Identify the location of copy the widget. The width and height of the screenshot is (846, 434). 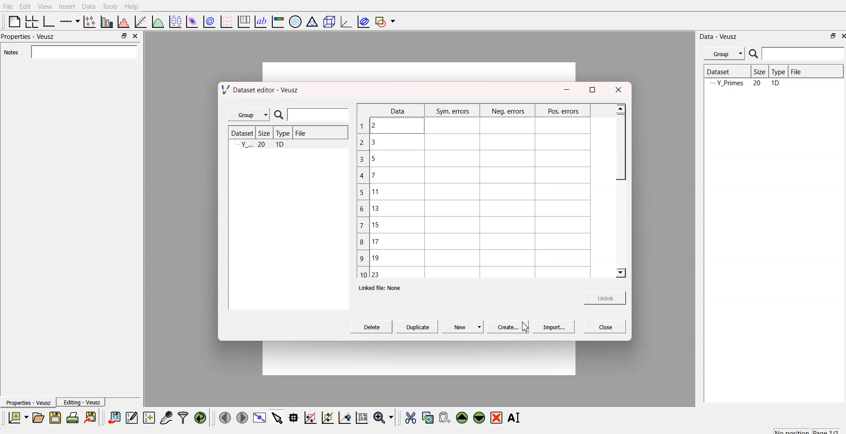
(427, 417).